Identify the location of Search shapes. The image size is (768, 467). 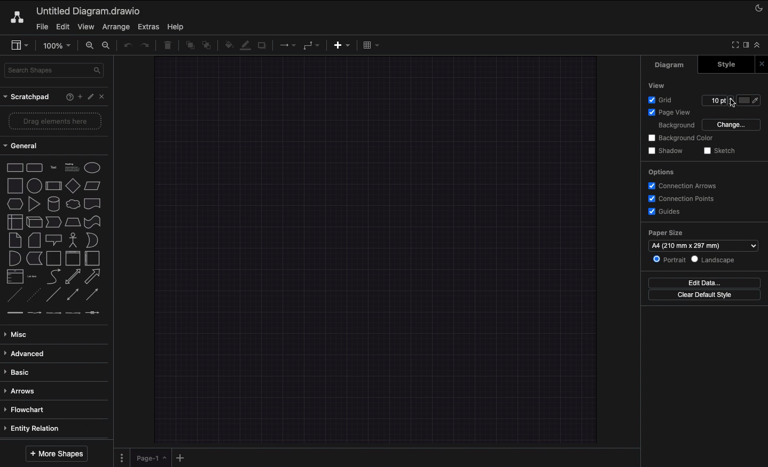
(54, 71).